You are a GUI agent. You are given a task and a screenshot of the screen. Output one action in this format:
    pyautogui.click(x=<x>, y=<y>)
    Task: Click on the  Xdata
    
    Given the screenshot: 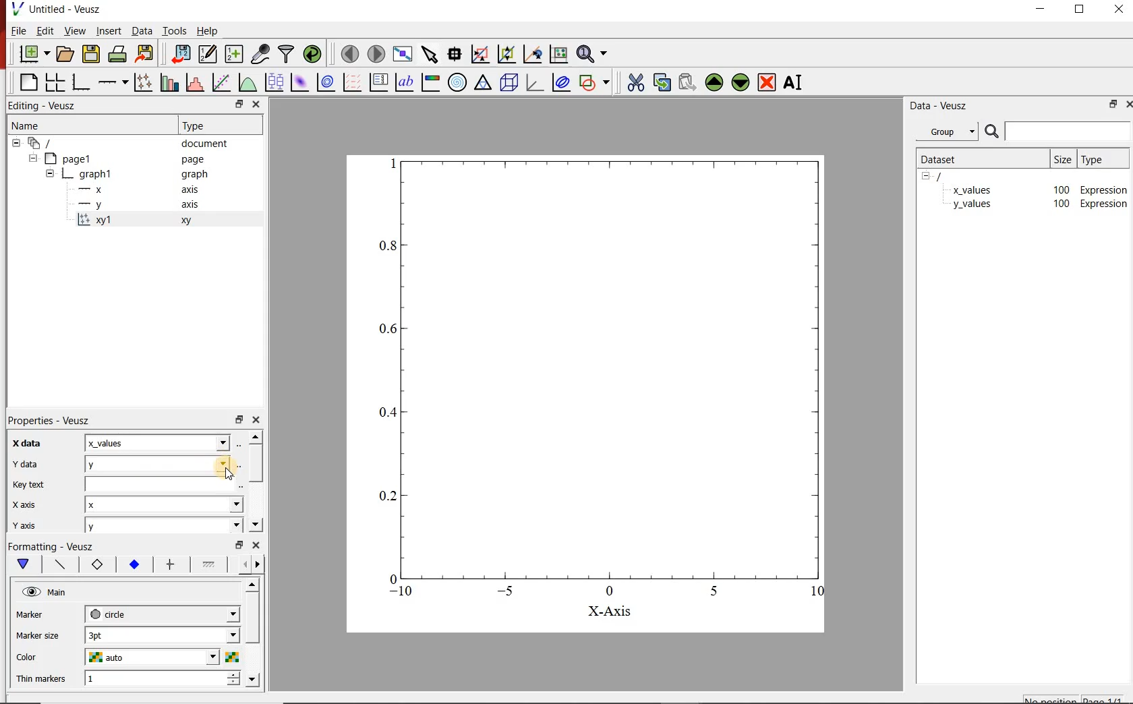 What is the action you would take?
    pyautogui.click(x=30, y=445)
    